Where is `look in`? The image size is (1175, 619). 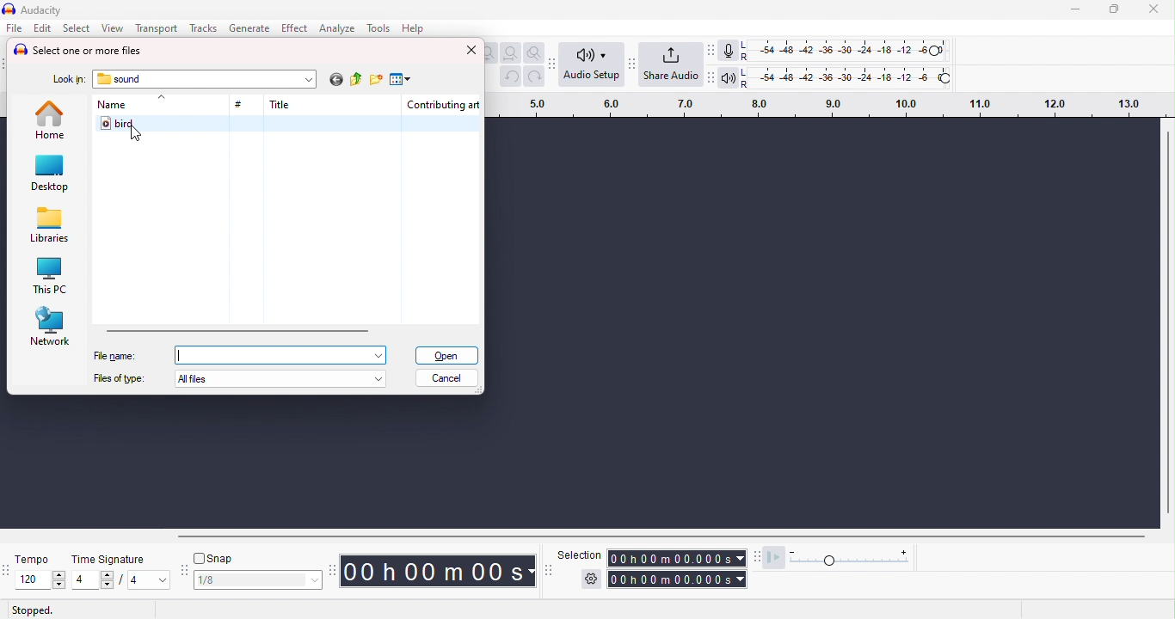 look in is located at coordinates (68, 81).